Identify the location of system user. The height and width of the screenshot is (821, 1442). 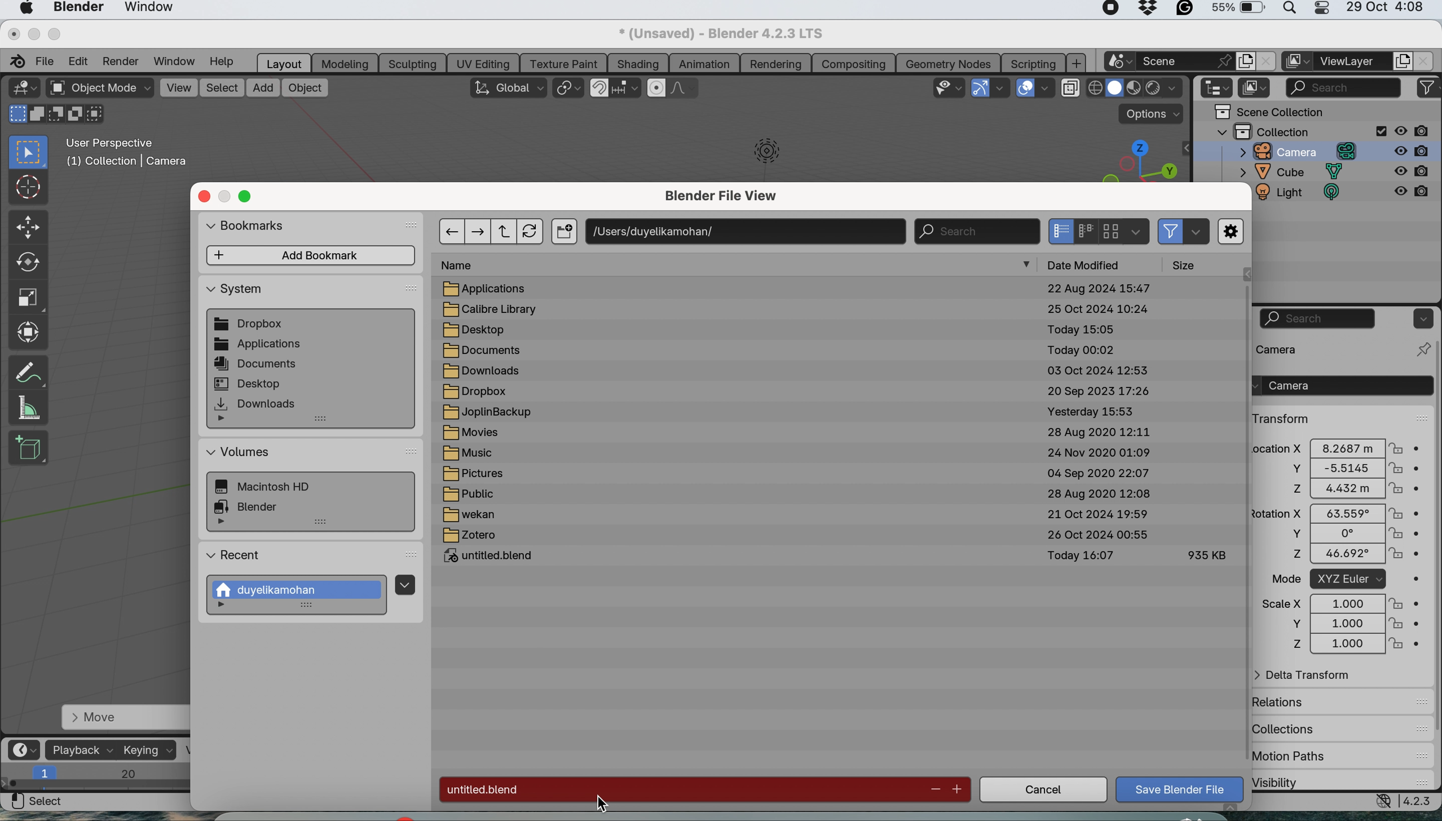
(300, 590).